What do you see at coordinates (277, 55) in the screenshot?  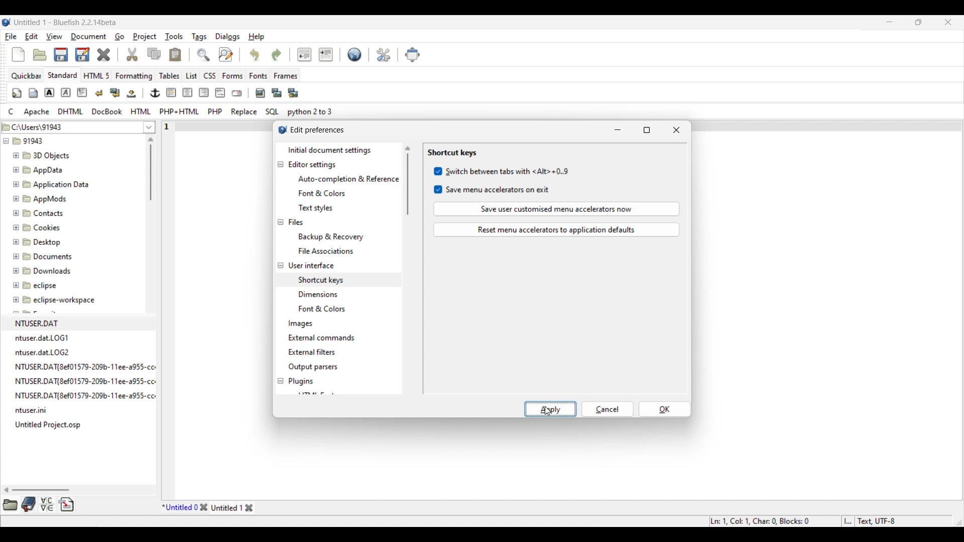 I see `Redo` at bounding box center [277, 55].